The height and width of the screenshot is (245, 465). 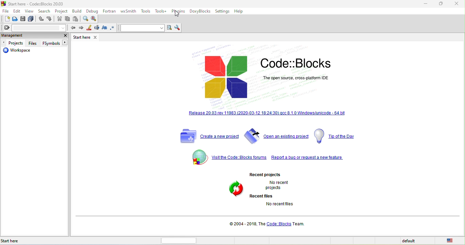 What do you see at coordinates (113, 28) in the screenshot?
I see `use regex` at bounding box center [113, 28].